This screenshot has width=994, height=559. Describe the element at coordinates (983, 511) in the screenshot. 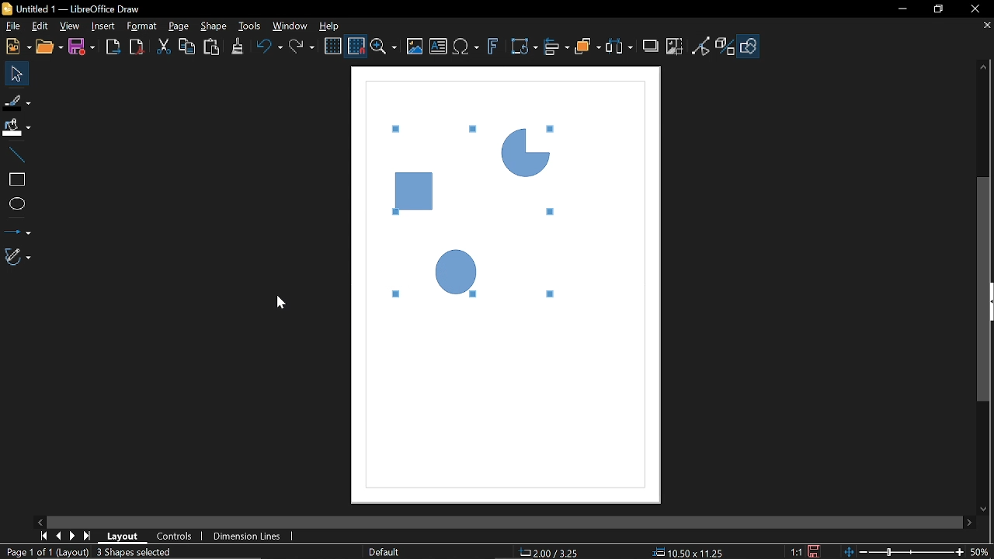

I see `Move down` at that location.